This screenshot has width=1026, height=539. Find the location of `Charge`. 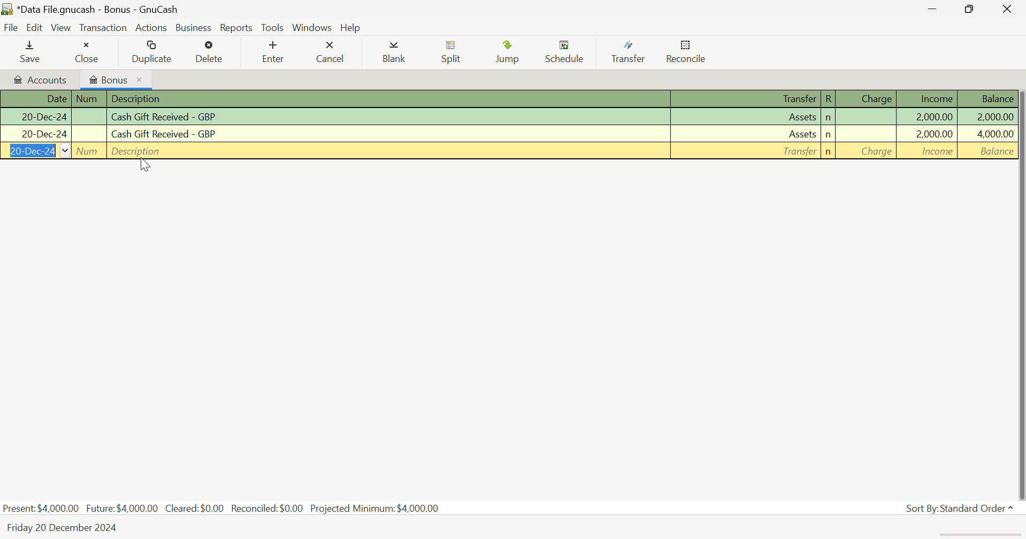

Charge is located at coordinates (867, 98).